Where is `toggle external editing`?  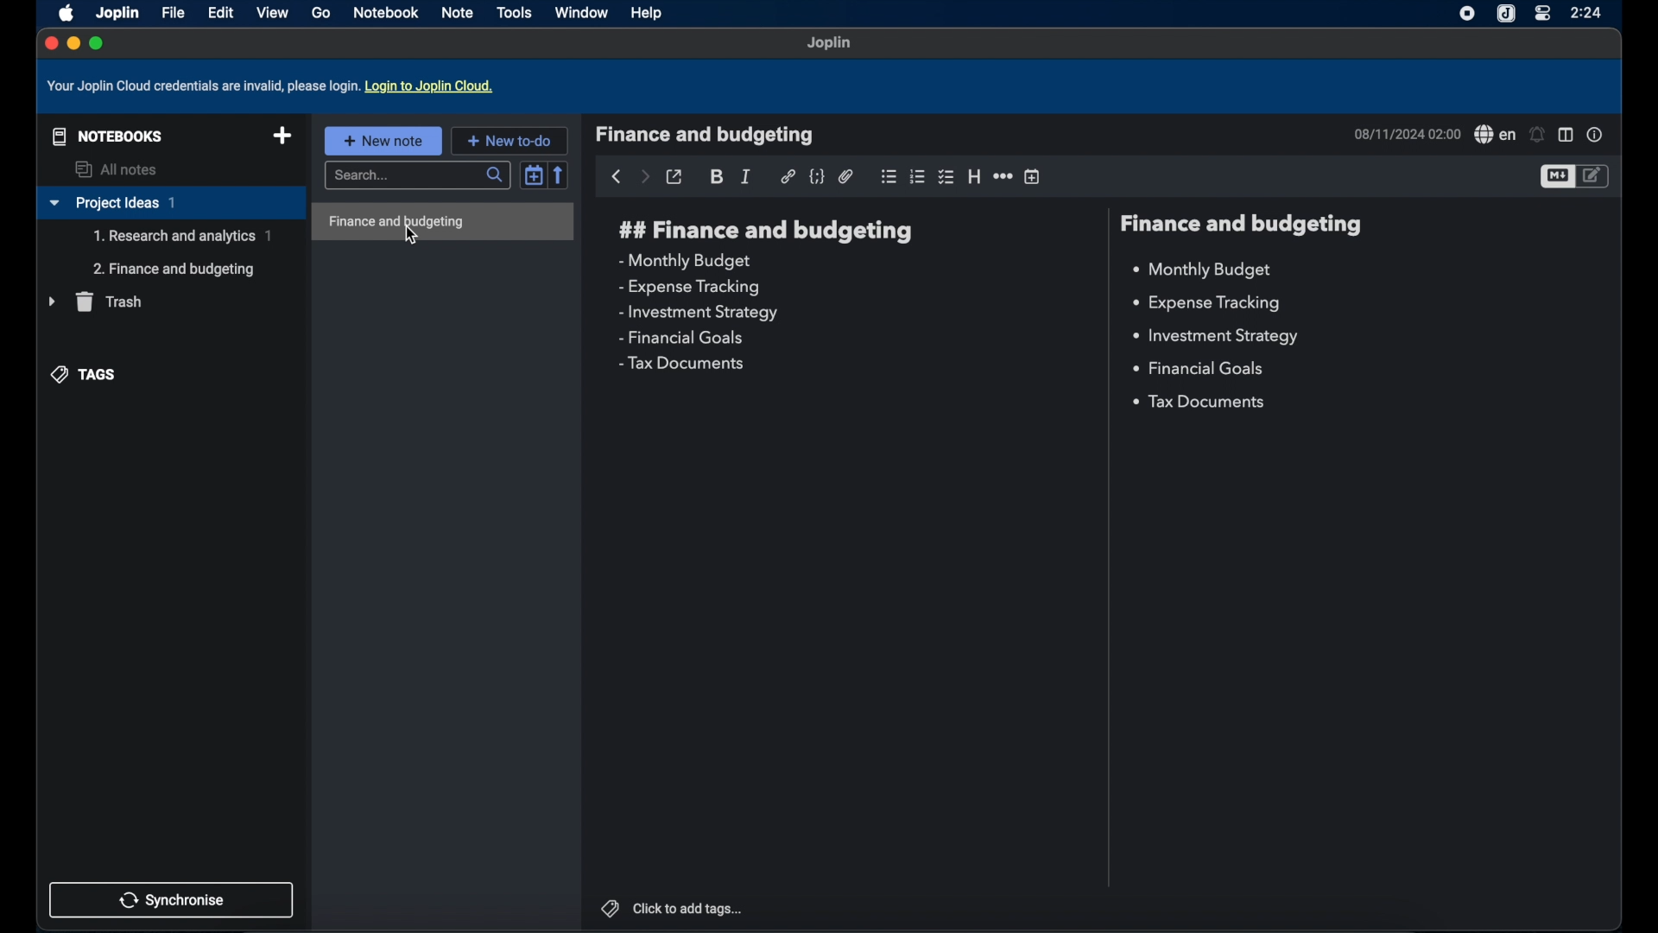
toggle external editing is located at coordinates (675, 177).